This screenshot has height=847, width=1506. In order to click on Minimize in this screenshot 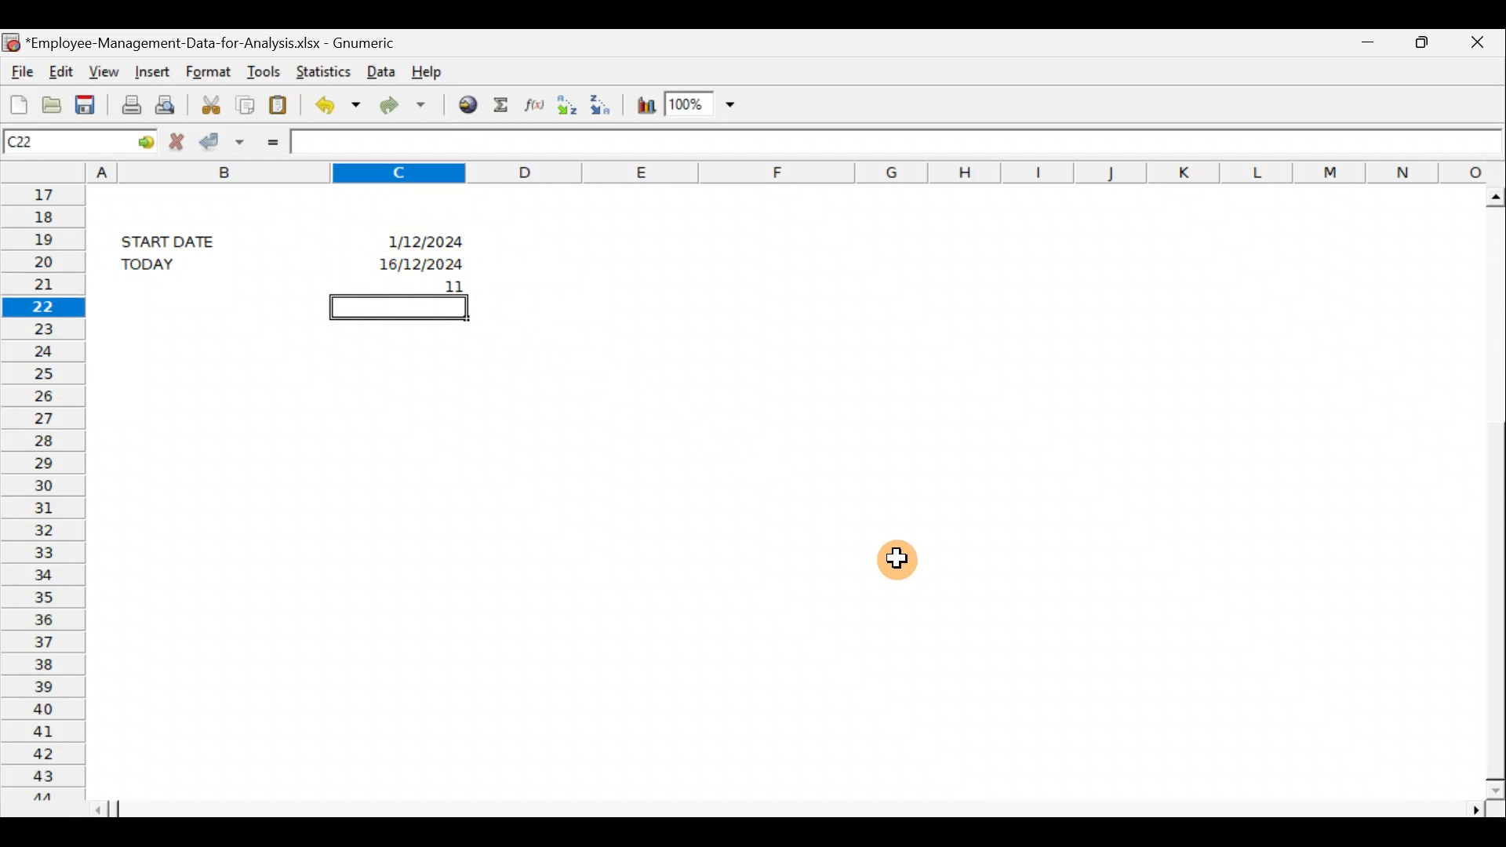, I will do `click(1369, 45)`.